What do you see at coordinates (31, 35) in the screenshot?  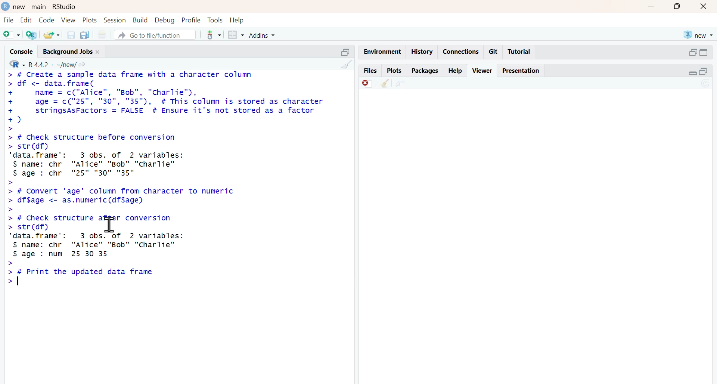 I see `add R file` at bounding box center [31, 35].